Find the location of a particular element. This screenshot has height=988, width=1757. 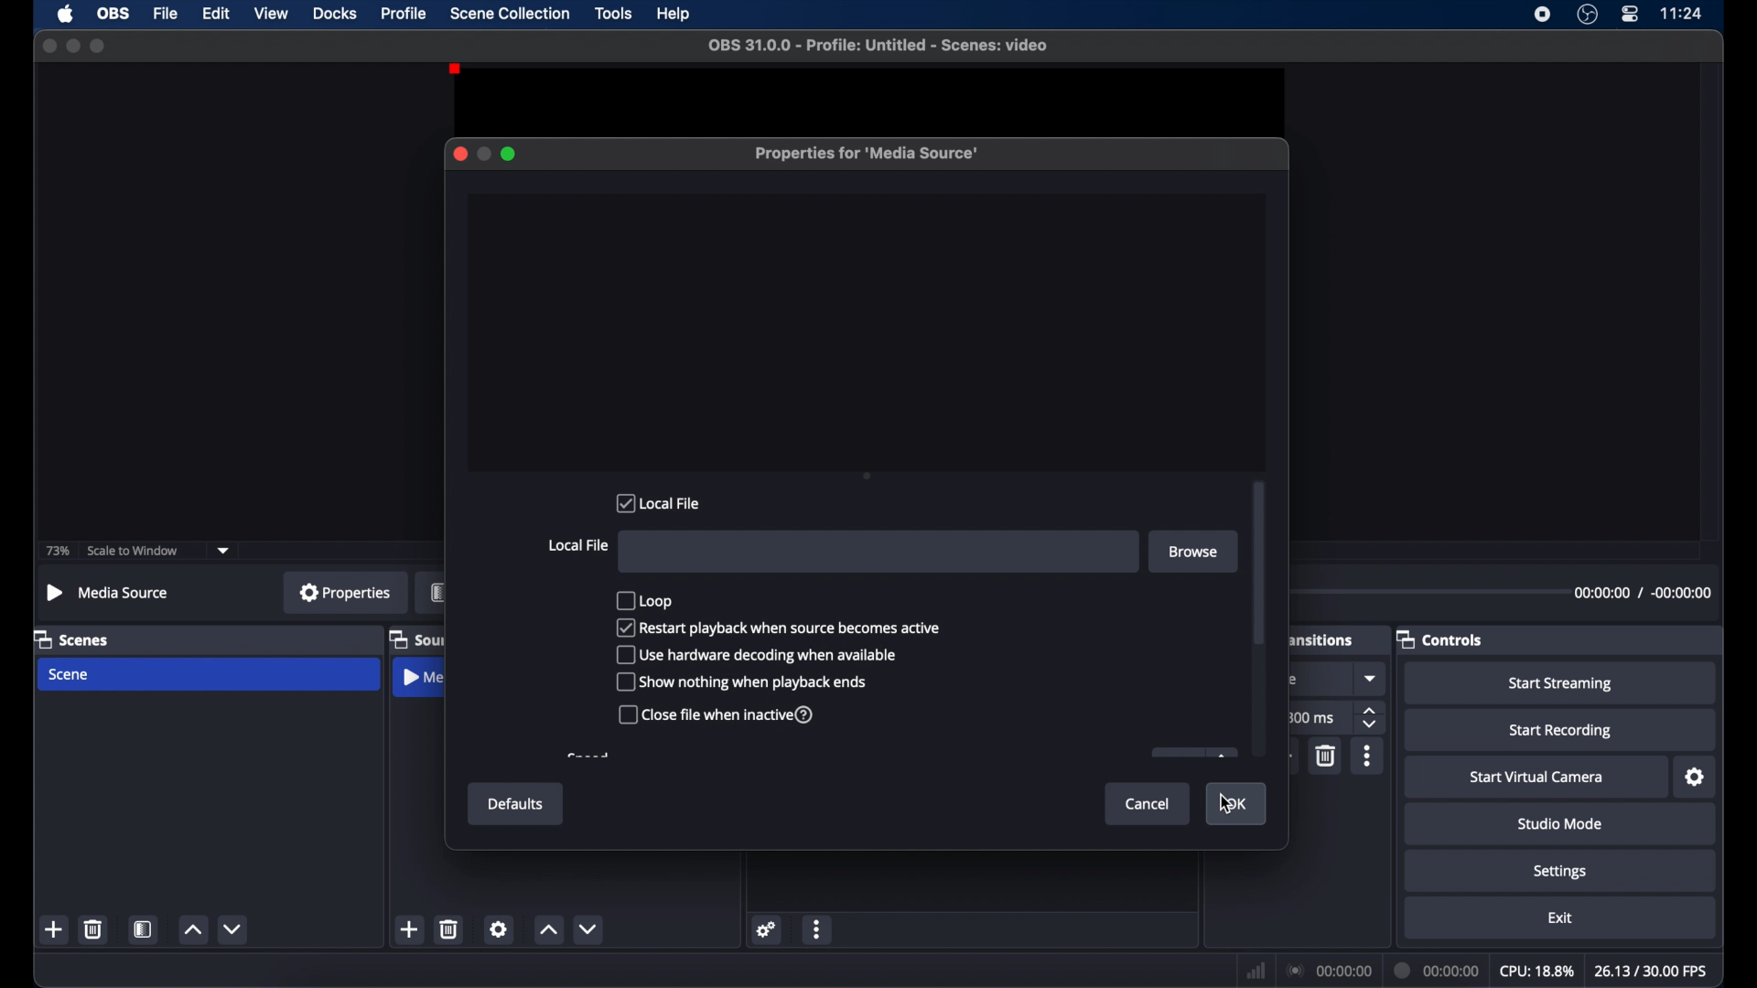

use hardware decoding when available is located at coordinates (756, 655).